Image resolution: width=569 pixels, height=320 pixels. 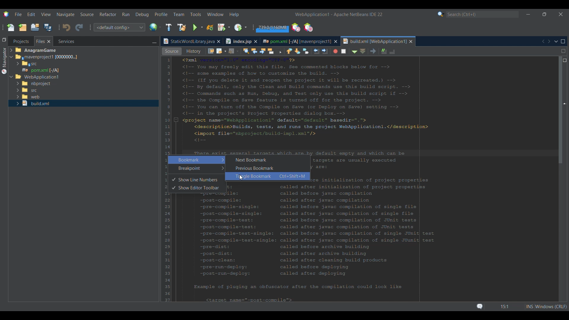 I want to click on Run main project options, so click(x=198, y=28).